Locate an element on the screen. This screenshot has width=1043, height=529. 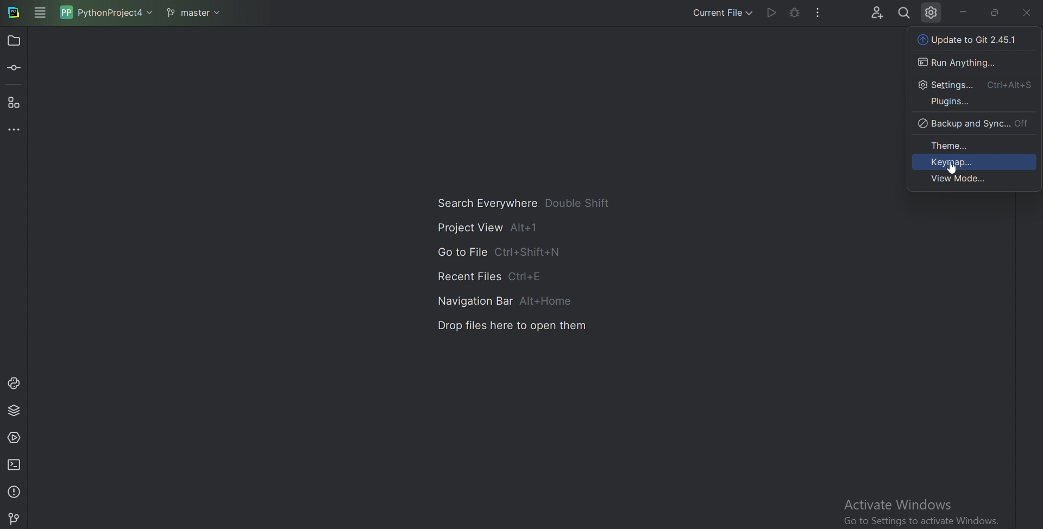
Services is located at coordinates (17, 436).